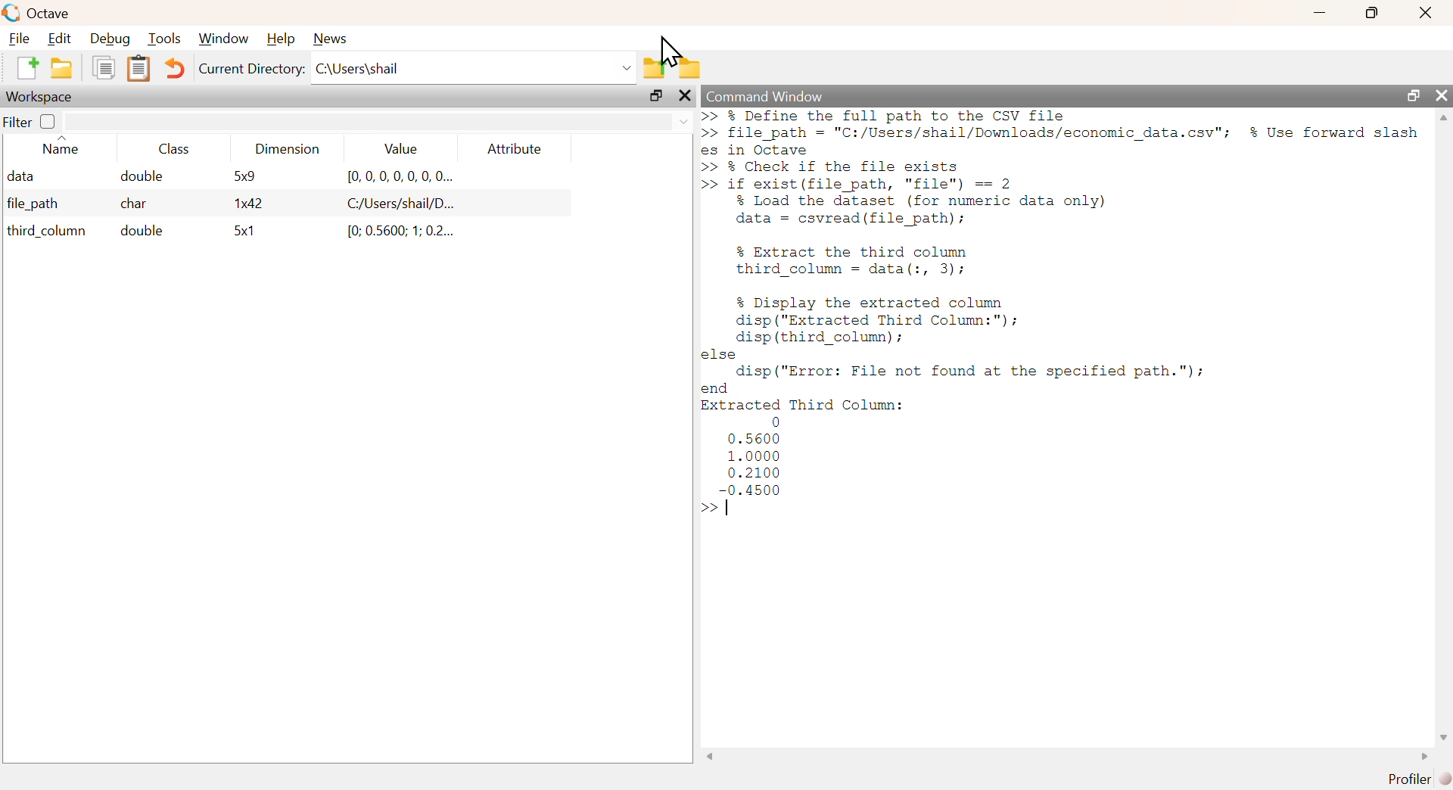 The height and width of the screenshot is (790, 1453). Describe the element at coordinates (656, 96) in the screenshot. I see `restore` at that location.